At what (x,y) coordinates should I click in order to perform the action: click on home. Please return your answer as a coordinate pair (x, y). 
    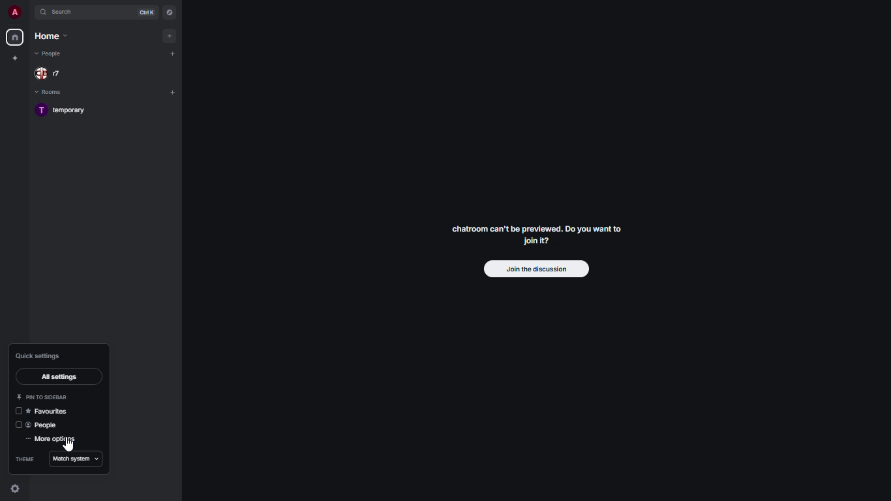
    Looking at the image, I should click on (16, 36).